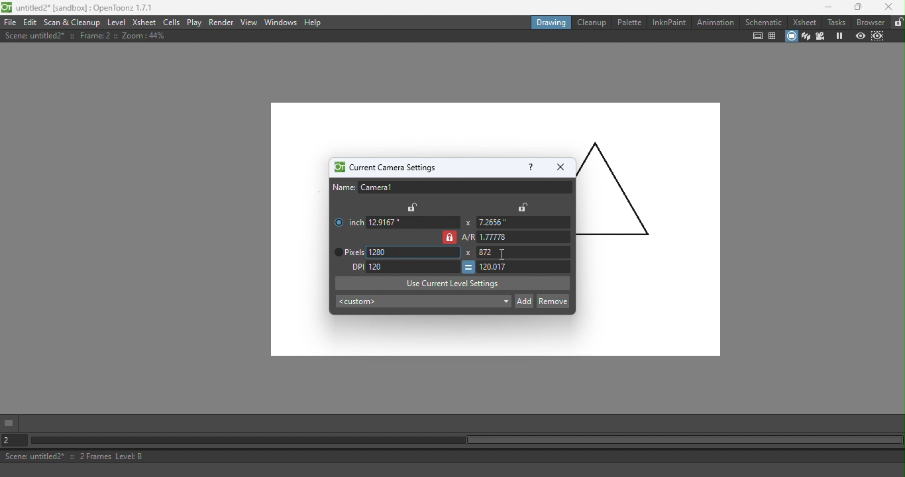  I want to click on canvas, so click(300, 236).